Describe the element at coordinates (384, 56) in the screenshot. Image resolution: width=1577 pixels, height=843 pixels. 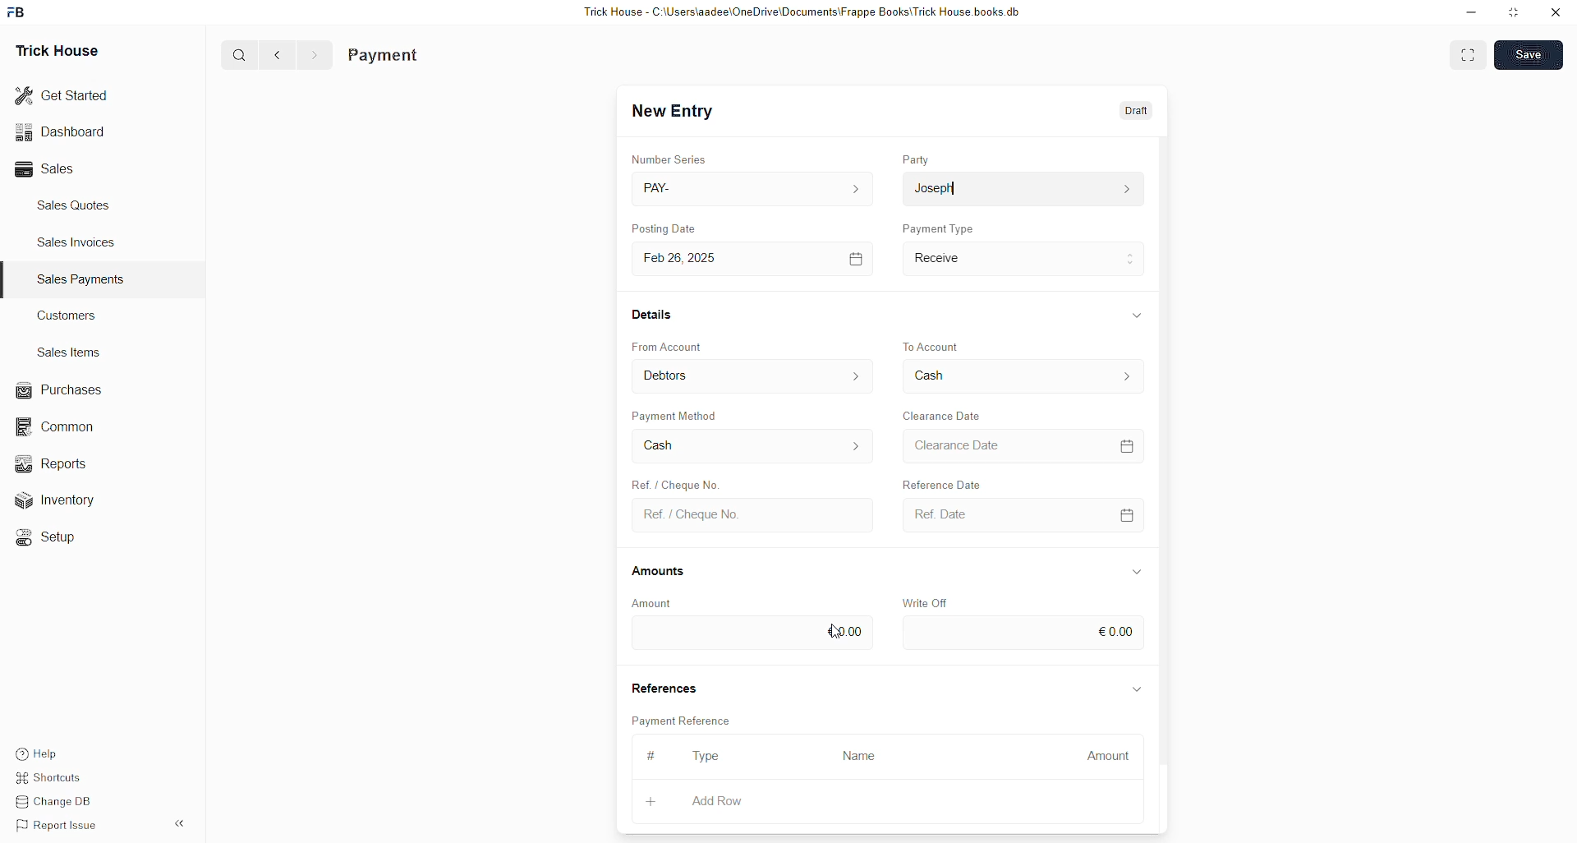
I see `Payment` at that location.